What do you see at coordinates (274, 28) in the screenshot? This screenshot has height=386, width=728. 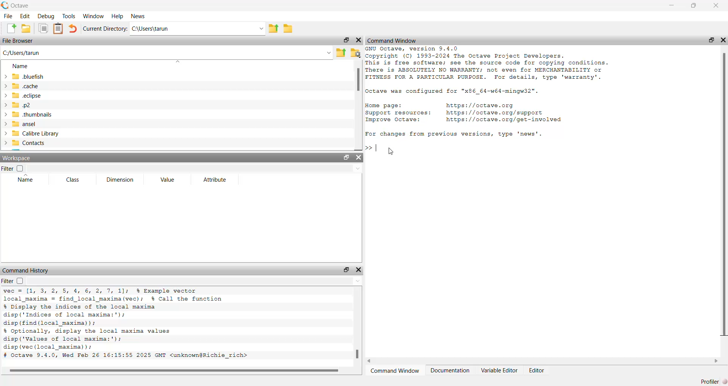 I see `One directory up` at bounding box center [274, 28].